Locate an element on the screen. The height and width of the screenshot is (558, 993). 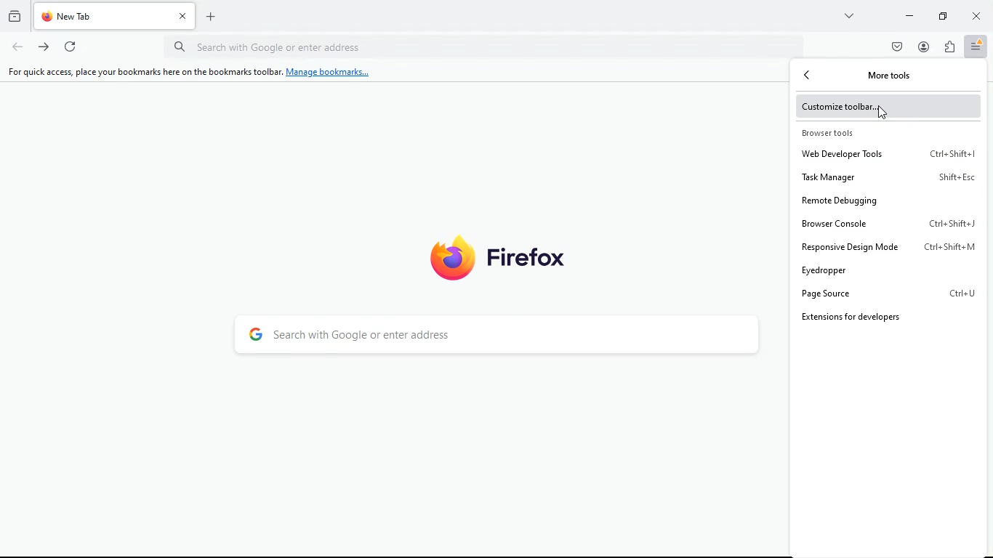
profile is located at coordinates (923, 48).